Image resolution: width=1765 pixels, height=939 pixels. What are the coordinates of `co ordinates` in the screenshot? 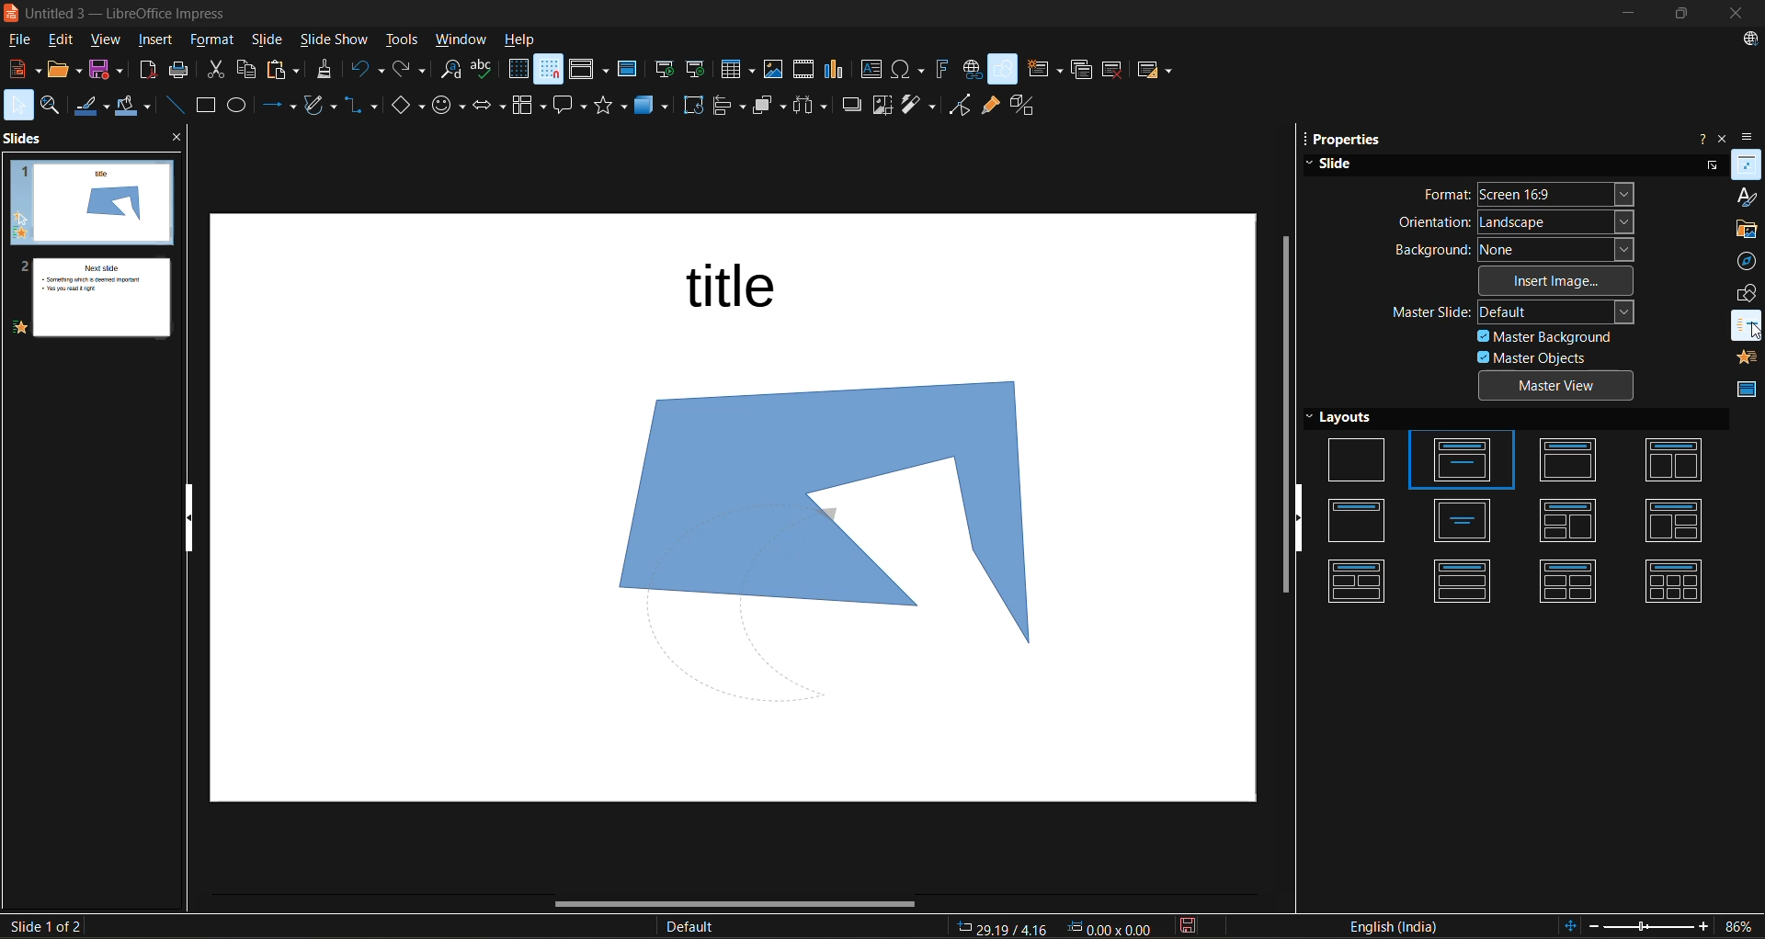 It's located at (1054, 928).